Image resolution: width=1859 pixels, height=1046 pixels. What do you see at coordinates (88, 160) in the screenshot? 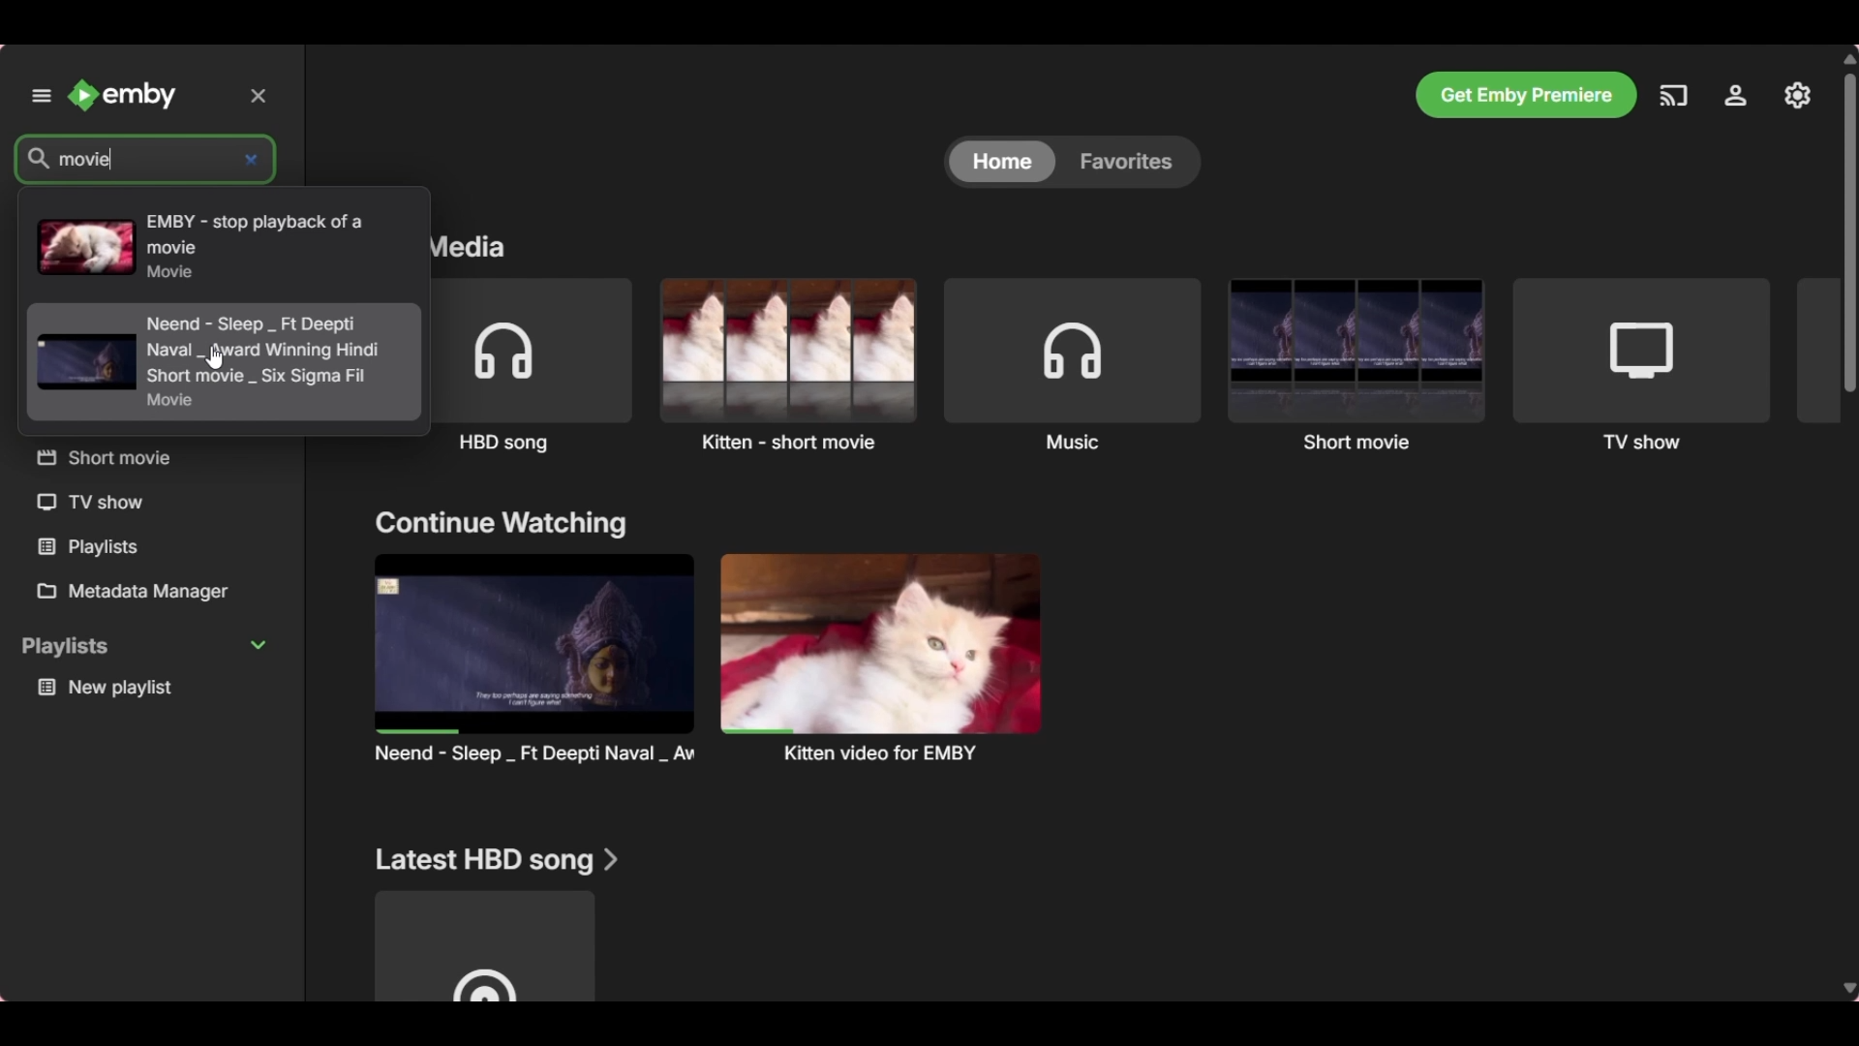
I see `Search typed in` at bounding box center [88, 160].